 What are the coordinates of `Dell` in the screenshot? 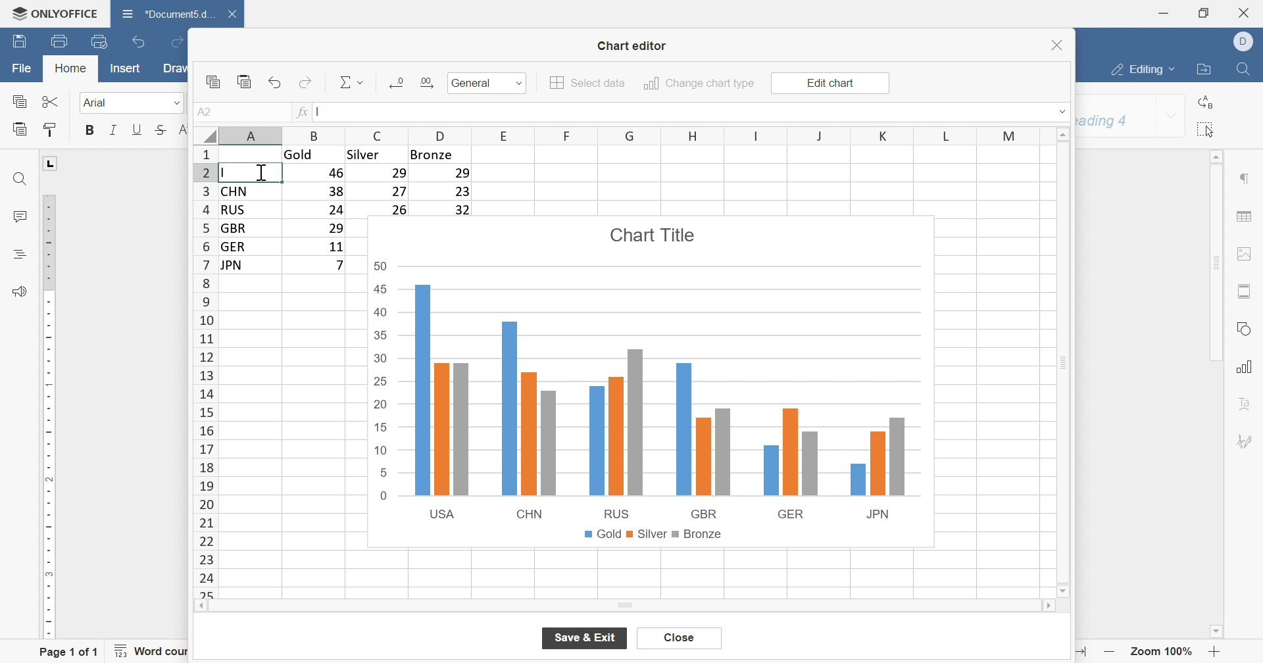 It's located at (1245, 41).